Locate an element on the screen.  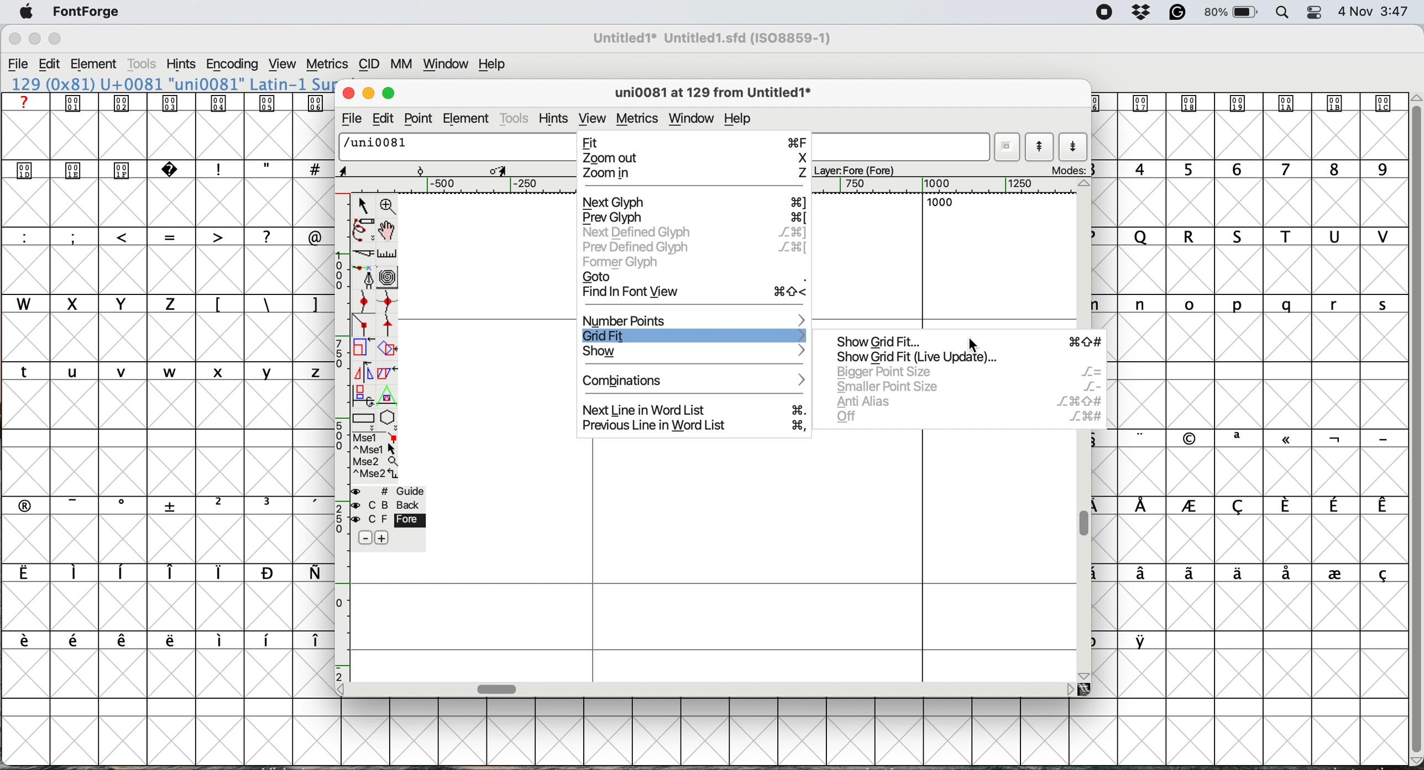
prev defined glyph is located at coordinates (694, 245).